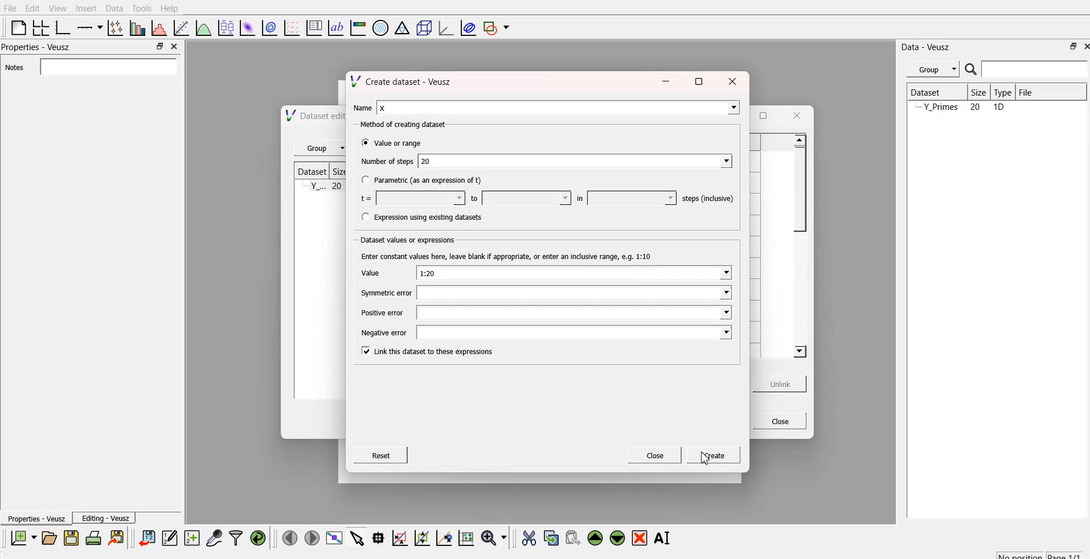  What do you see at coordinates (179, 27) in the screenshot?
I see `fit function to data` at bounding box center [179, 27].